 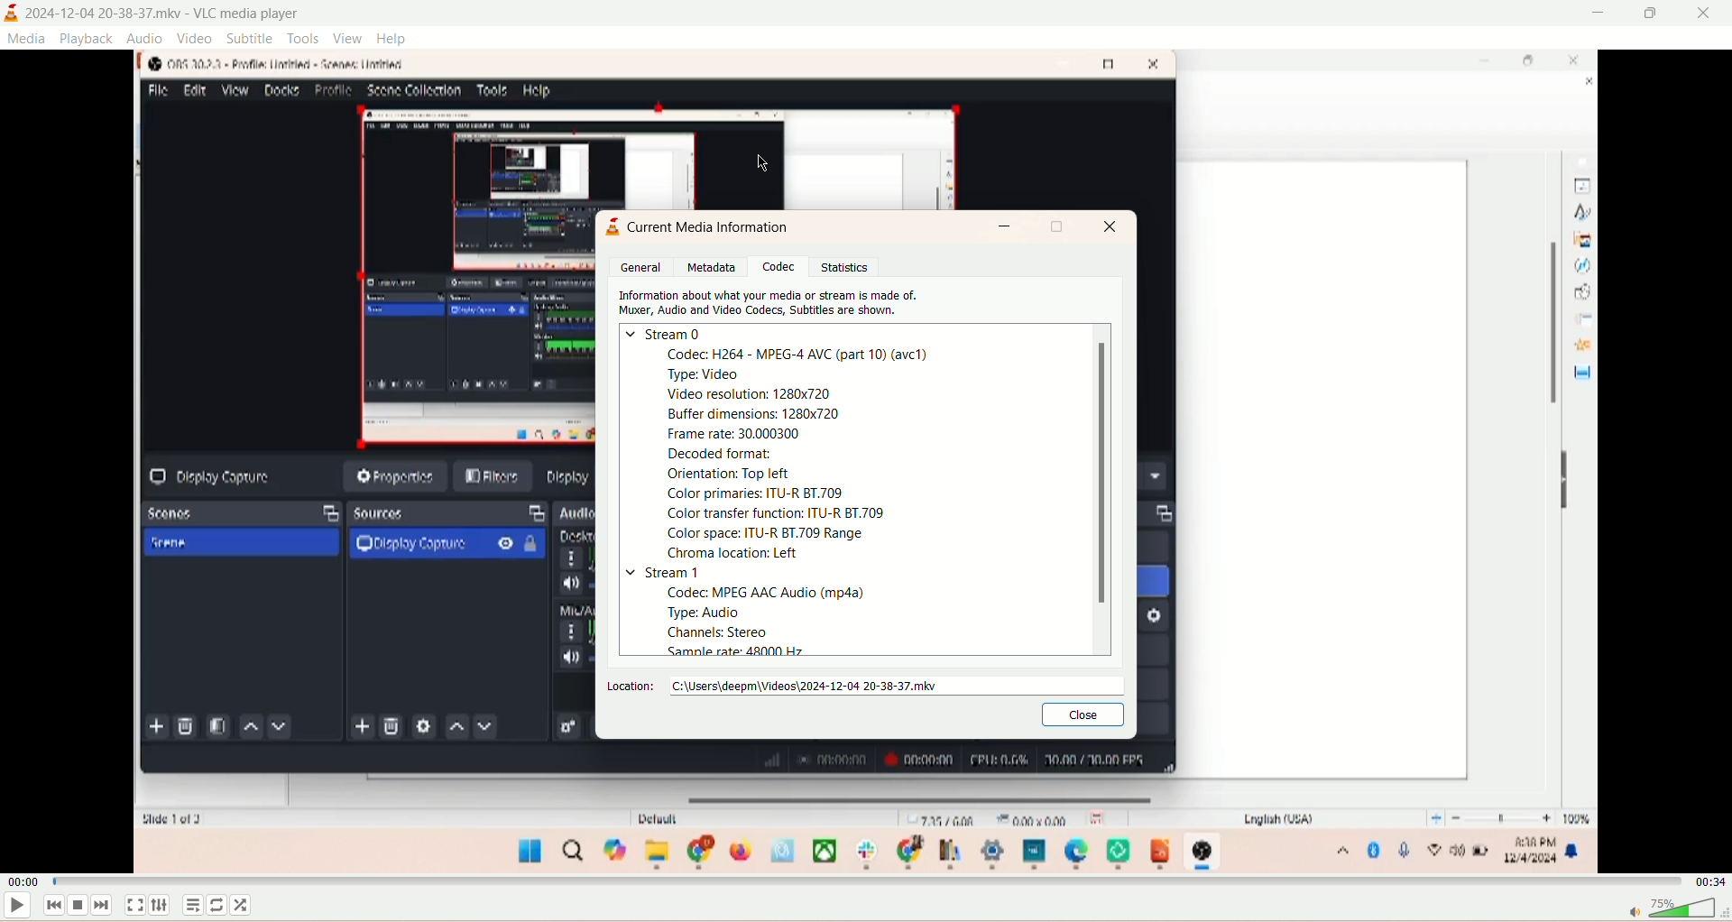 What do you see at coordinates (1082, 713) in the screenshot?
I see `close` at bounding box center [1082, 713].